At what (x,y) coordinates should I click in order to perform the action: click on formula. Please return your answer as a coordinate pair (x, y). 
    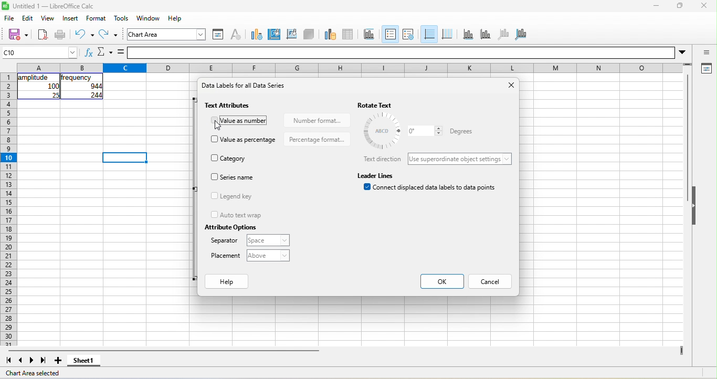
    Looking at the image, I should click on (121, 52).